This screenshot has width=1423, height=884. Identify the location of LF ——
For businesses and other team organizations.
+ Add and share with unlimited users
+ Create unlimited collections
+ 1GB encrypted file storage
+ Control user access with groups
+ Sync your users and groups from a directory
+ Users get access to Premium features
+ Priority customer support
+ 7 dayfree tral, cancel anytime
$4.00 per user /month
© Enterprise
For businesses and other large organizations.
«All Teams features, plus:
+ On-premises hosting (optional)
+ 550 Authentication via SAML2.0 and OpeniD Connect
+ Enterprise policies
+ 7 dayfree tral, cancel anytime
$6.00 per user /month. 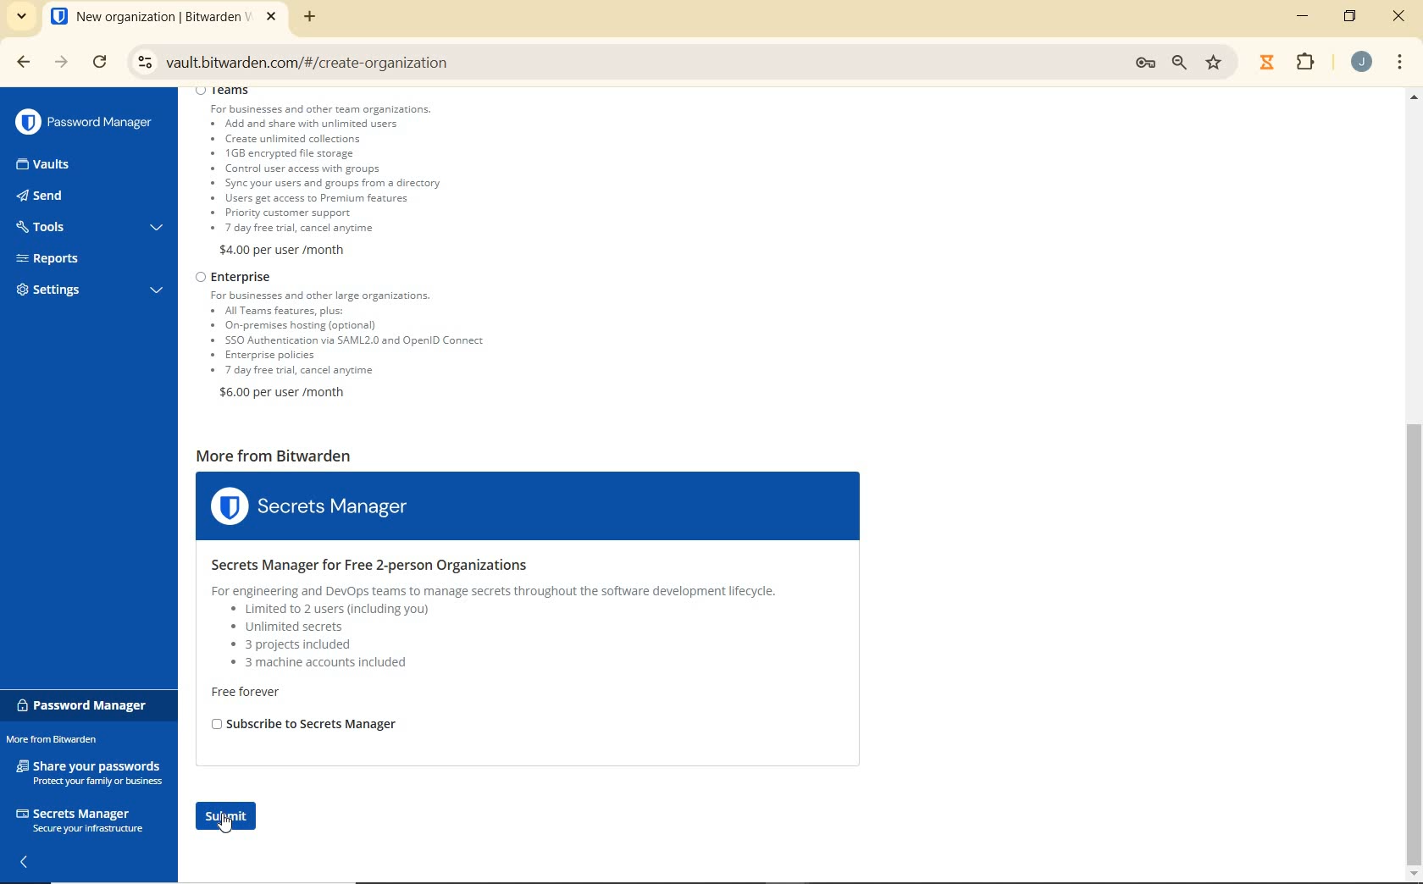
(355, 250).